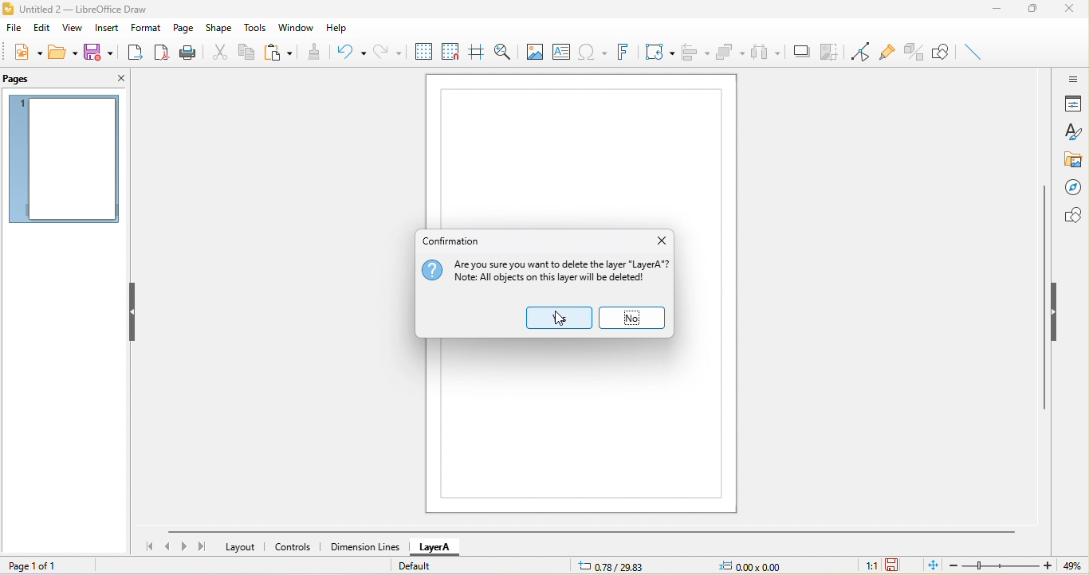  Describe the element at coordinates (100, 53) in the screenshot. I see `save` at that location.